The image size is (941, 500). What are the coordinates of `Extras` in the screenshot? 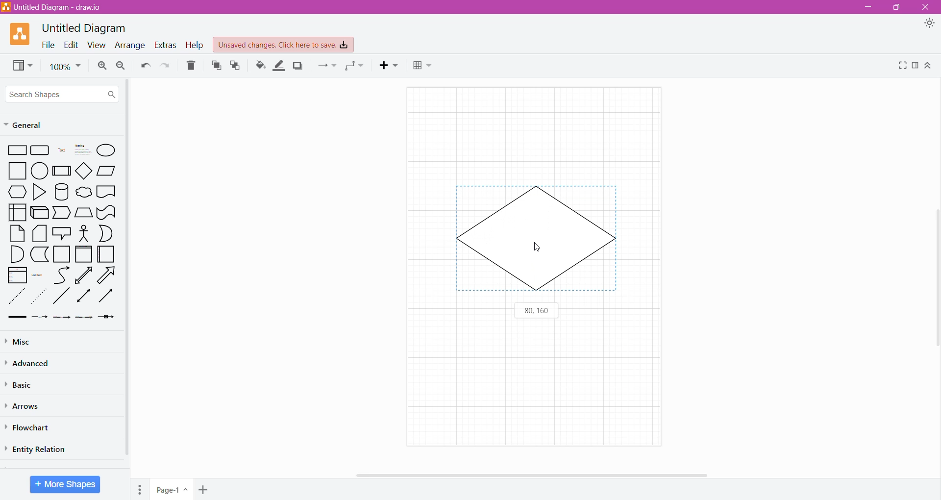 It's located at (165, 45).